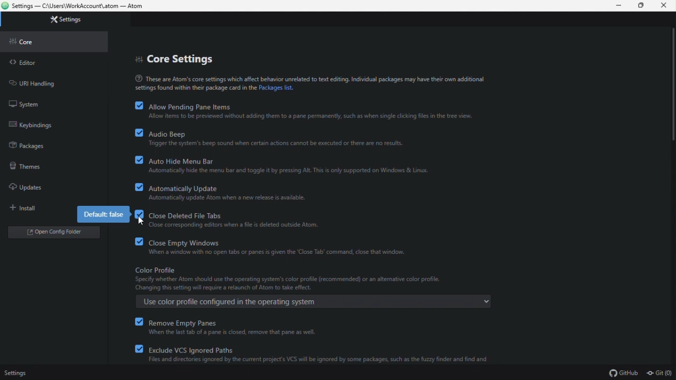 The width and height of the screenshot is (676, 380). What do you see at coordinates (140, 321) in the screenshot?
I see `checkbox` at bounding box center [140, 321].